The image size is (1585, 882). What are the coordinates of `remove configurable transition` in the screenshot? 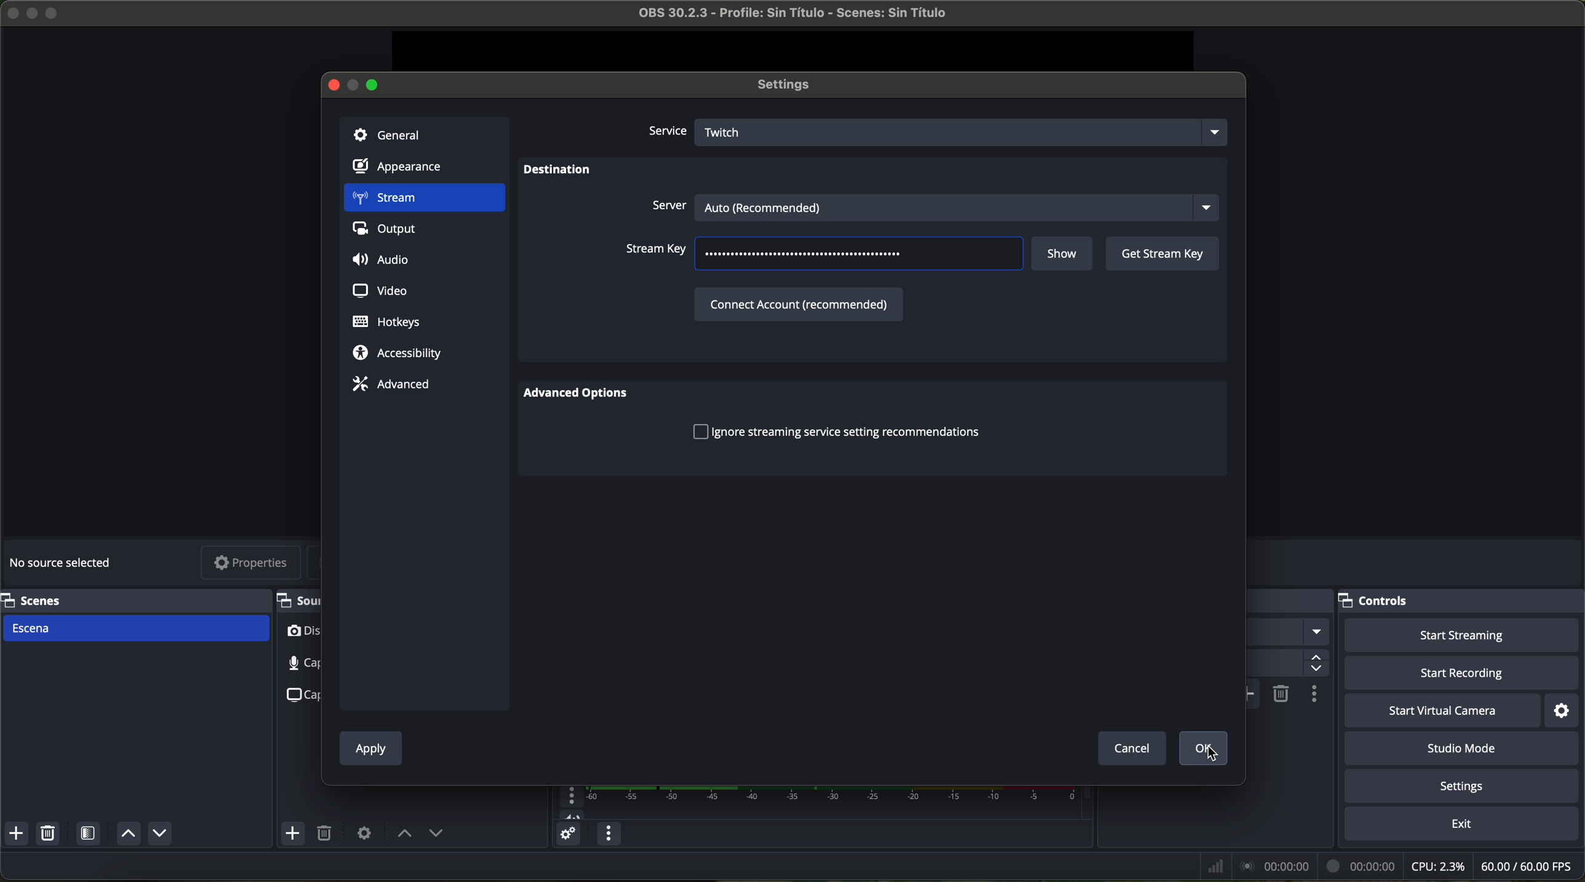 It's located at (1282, 693).